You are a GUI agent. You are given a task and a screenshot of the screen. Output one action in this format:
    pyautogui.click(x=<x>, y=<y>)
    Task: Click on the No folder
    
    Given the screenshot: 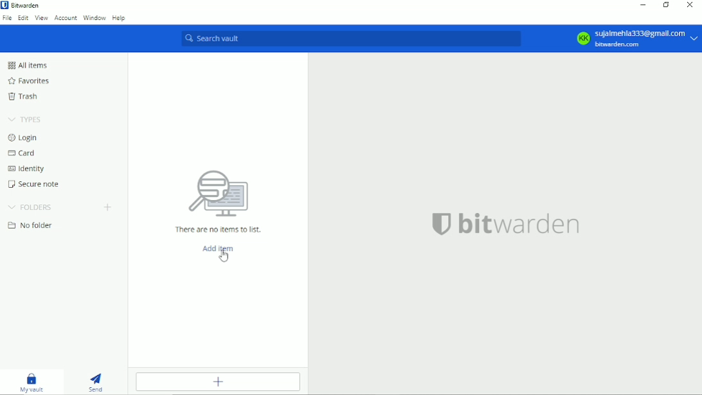 What is the action you would take?
    pyautogui.click(x=32, y=225)
    